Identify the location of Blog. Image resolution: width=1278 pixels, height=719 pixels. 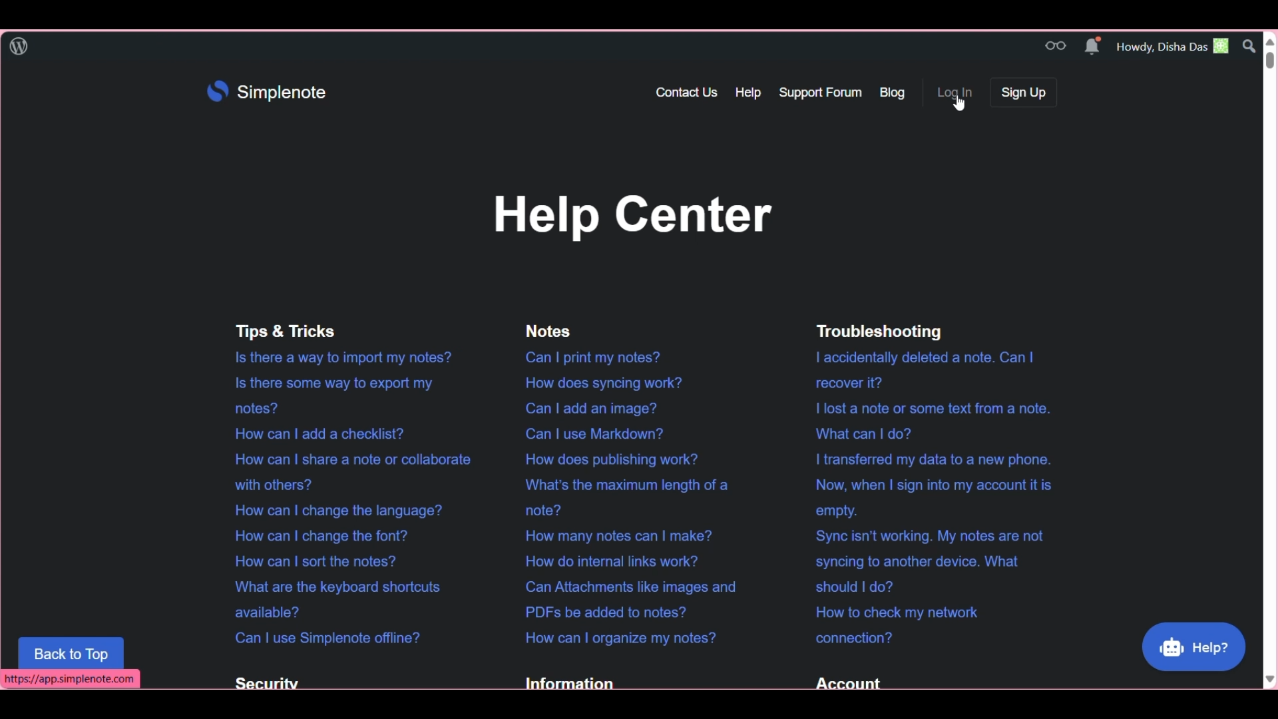
(895, 92).